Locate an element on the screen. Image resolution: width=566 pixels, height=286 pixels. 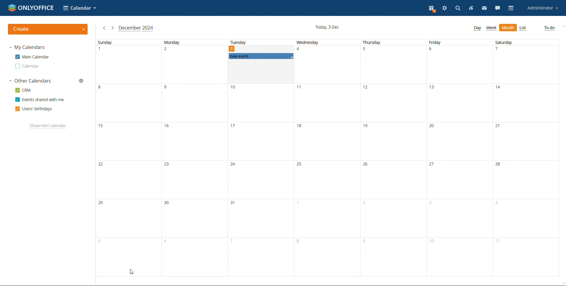
day view is located at coordinates (478, 28).